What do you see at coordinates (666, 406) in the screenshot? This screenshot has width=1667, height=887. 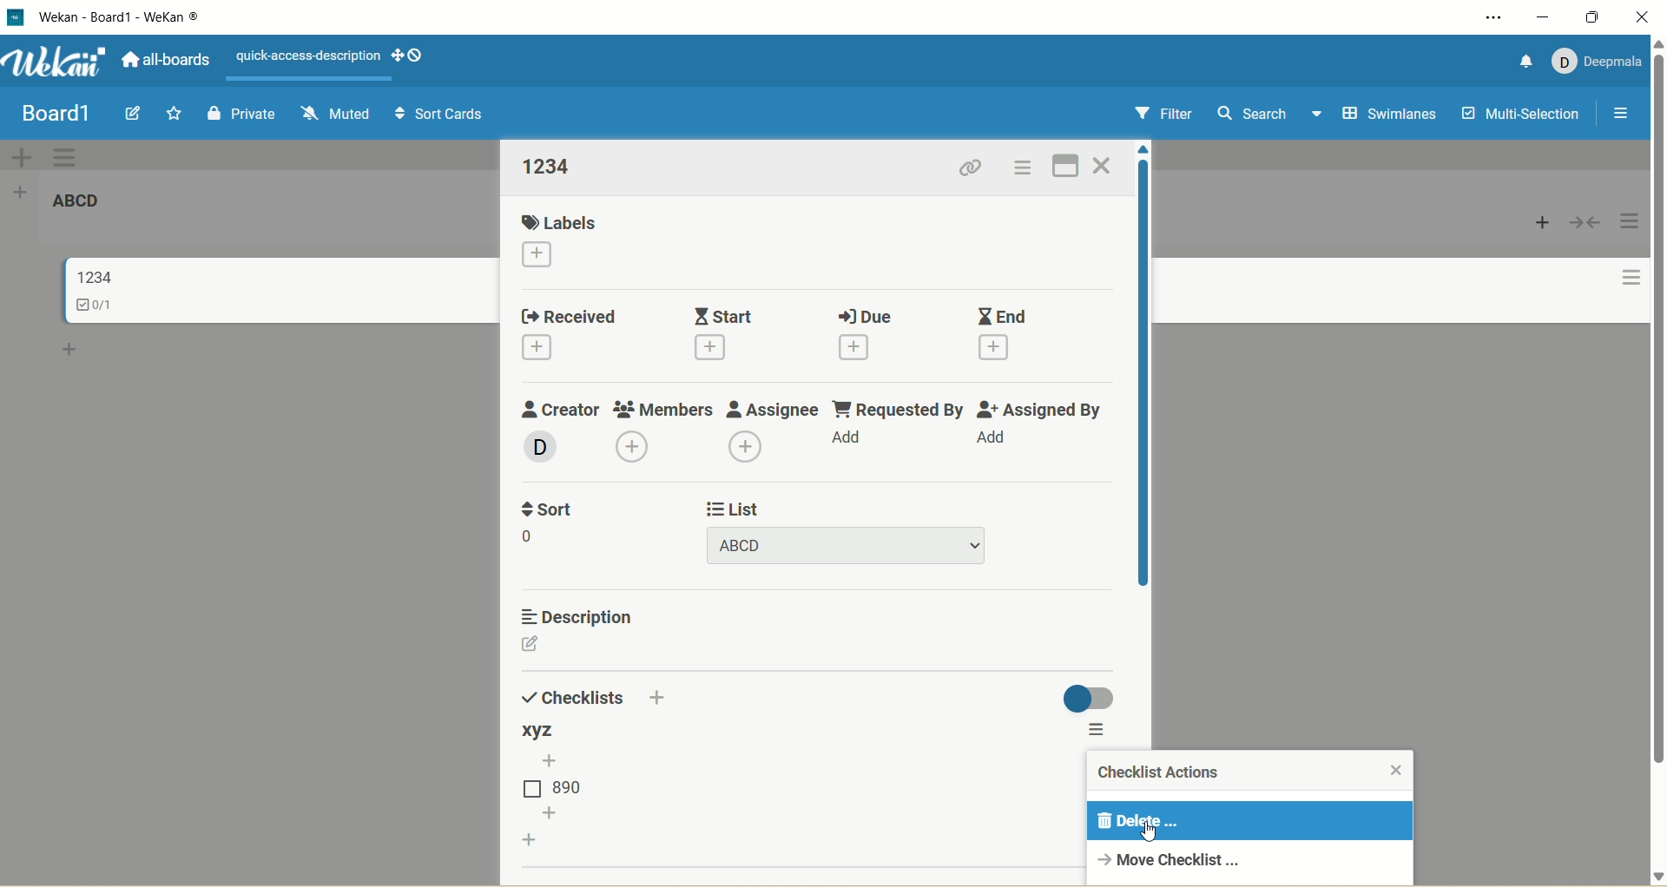 I see `members` at bounding box center [666, 406].